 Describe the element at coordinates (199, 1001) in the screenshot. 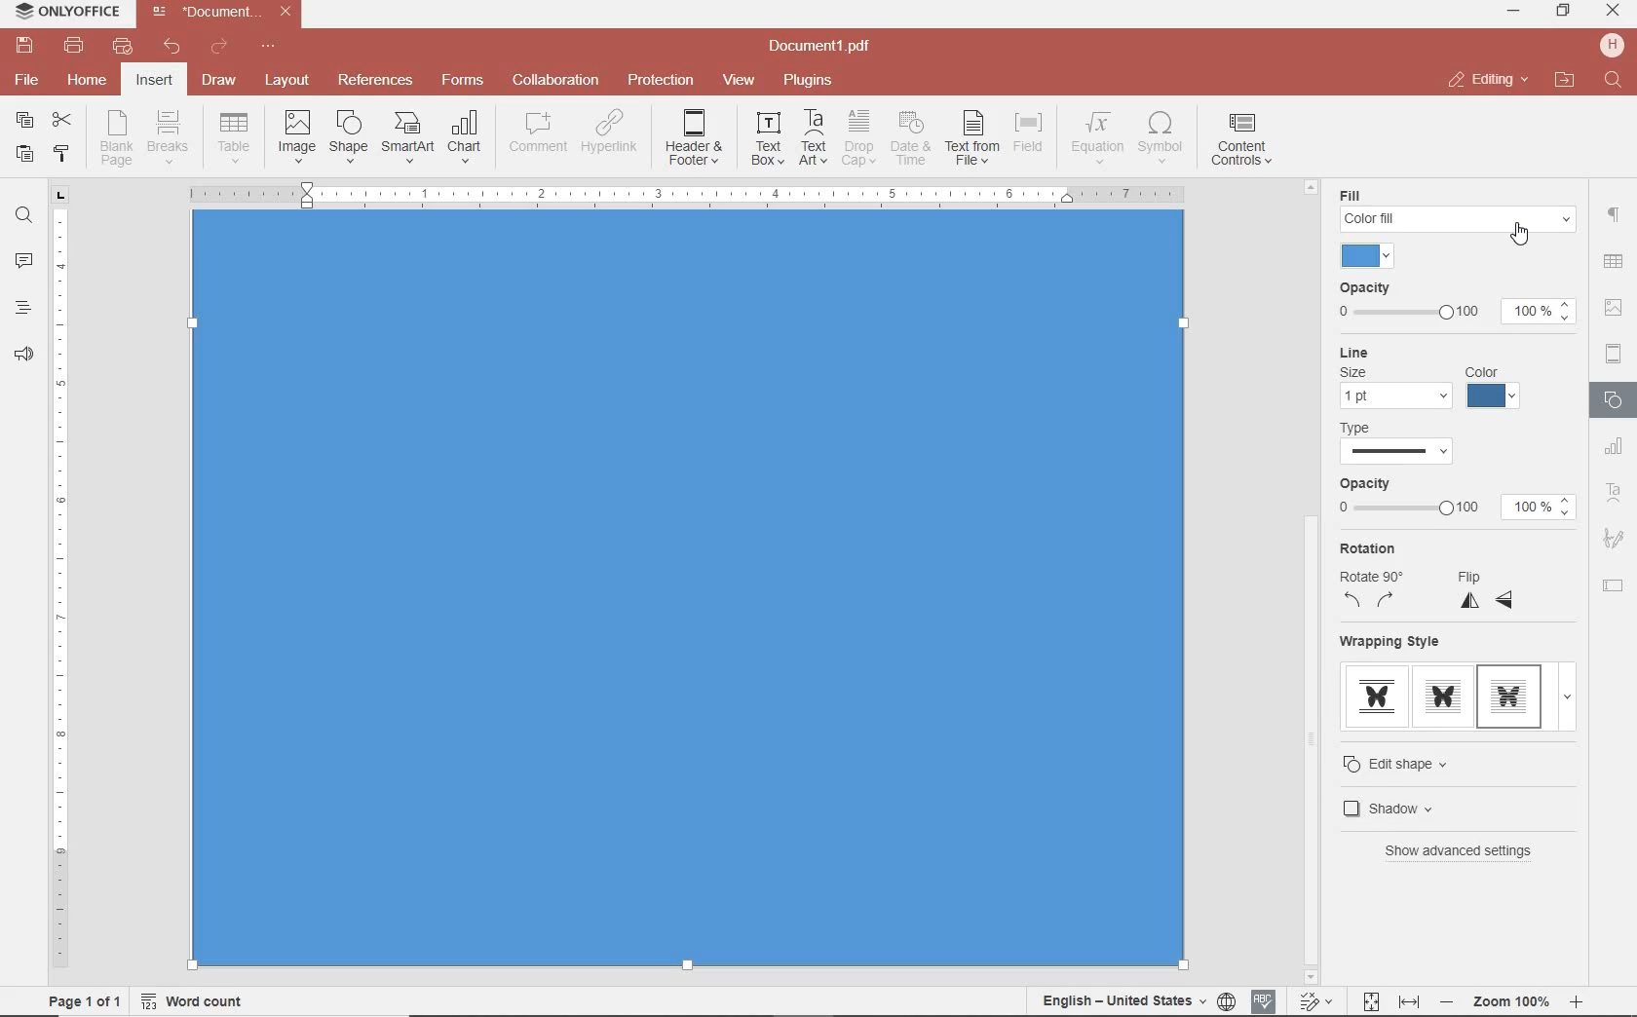

I see `word count` at that location.